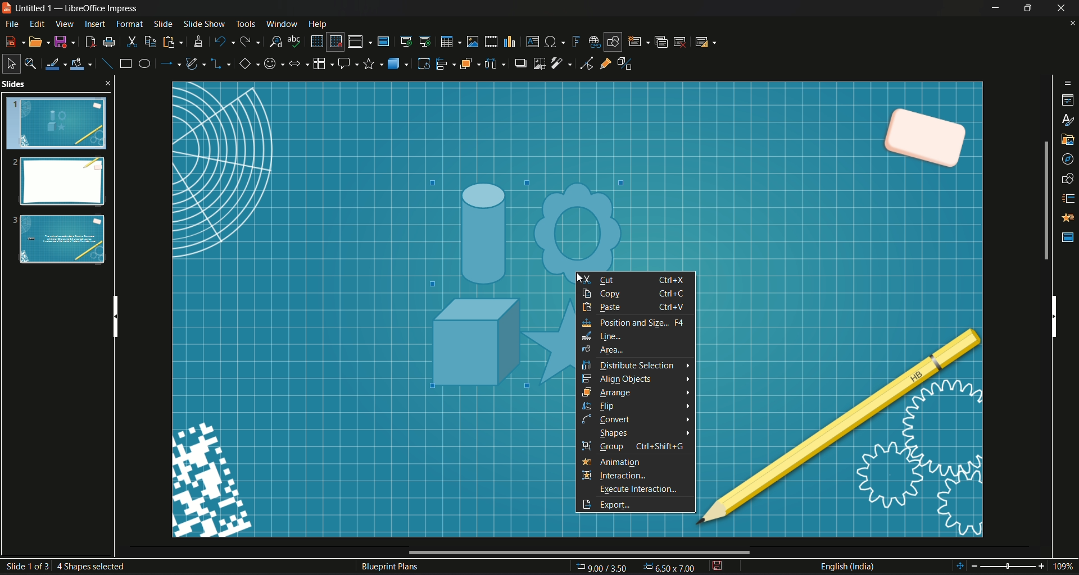 The image size is (1079, 575). Describe the element at coordinates (637, 307) in the screenshot. I see `paste` at that location.